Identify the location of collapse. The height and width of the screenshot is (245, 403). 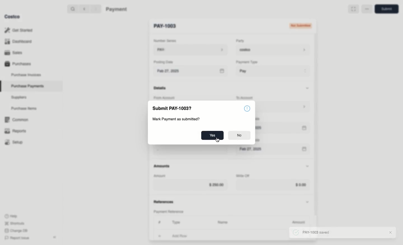
(54, 237).